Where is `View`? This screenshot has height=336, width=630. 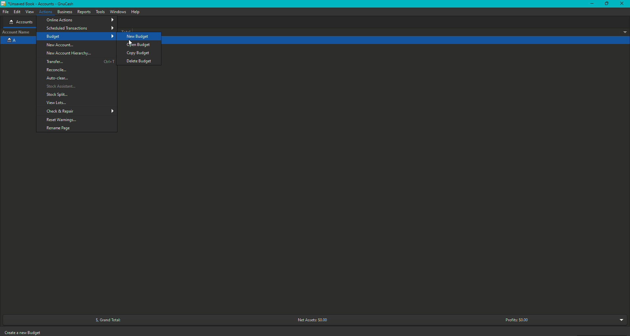 View is located at coordinates (30, 12).